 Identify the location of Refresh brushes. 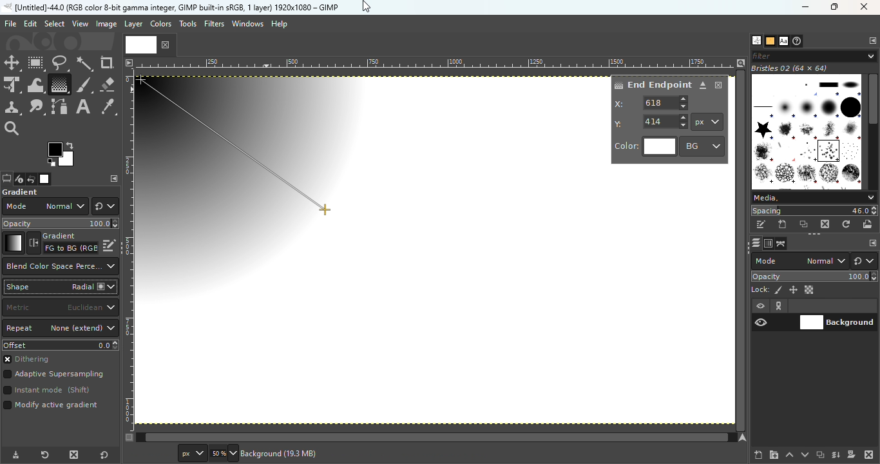
(847, 224).